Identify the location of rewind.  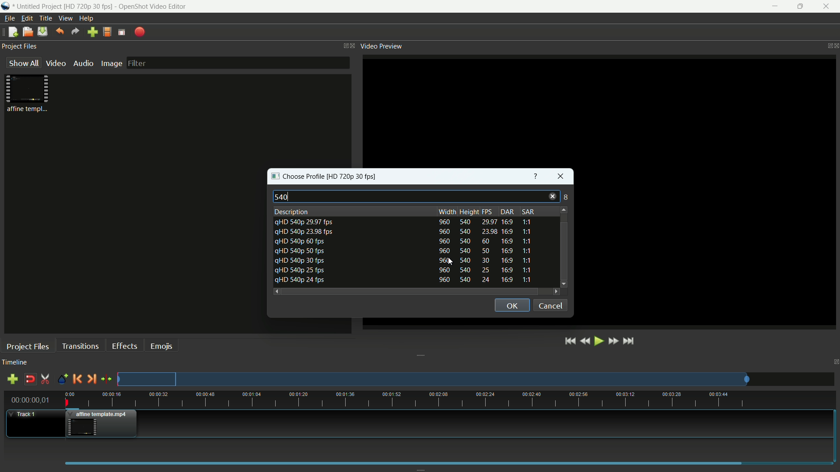
(584, 341).